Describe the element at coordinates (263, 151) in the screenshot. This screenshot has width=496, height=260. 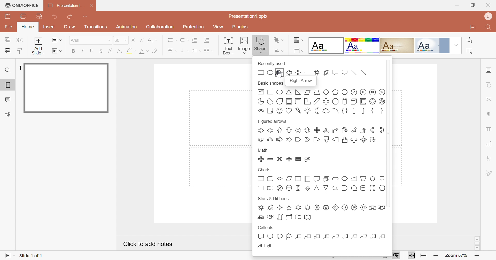
I see `math` at that location.